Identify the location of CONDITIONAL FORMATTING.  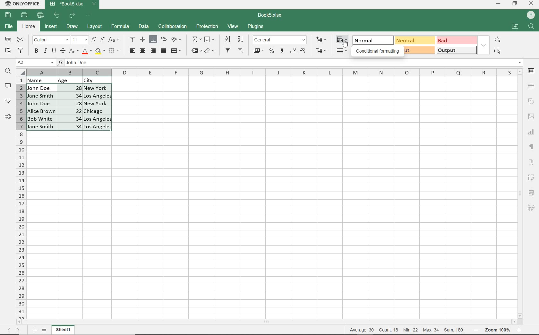
(377, 51).